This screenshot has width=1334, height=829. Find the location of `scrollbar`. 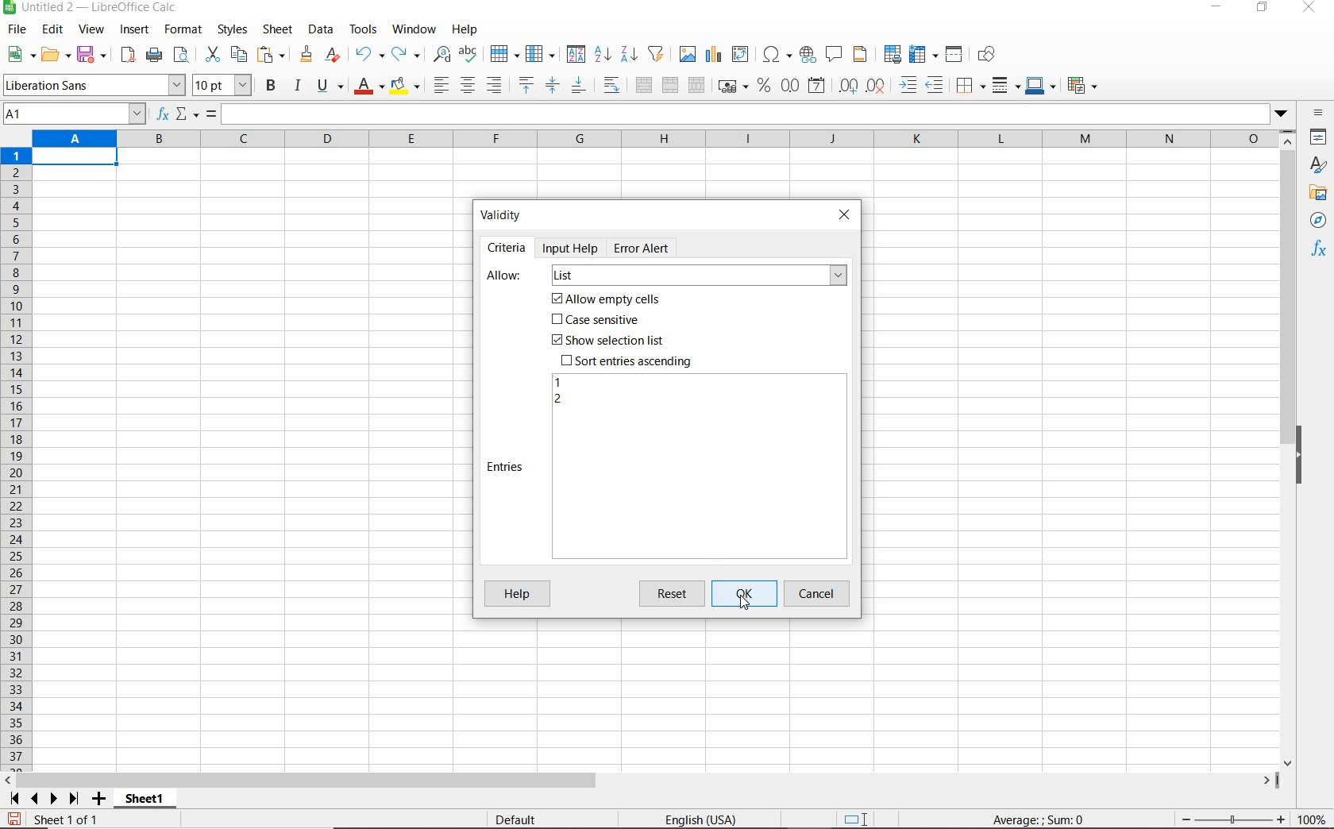

scrollbar is located at coordinates (1290, 449).